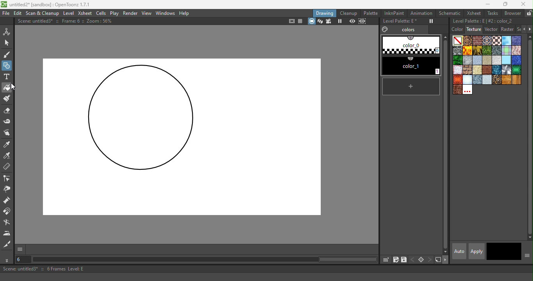 Image resolution: width=533 pixels, height=281 pixels. Describe the element at coordinates (7, 167) in the screenshot. I see `Ruler tool` at that location.